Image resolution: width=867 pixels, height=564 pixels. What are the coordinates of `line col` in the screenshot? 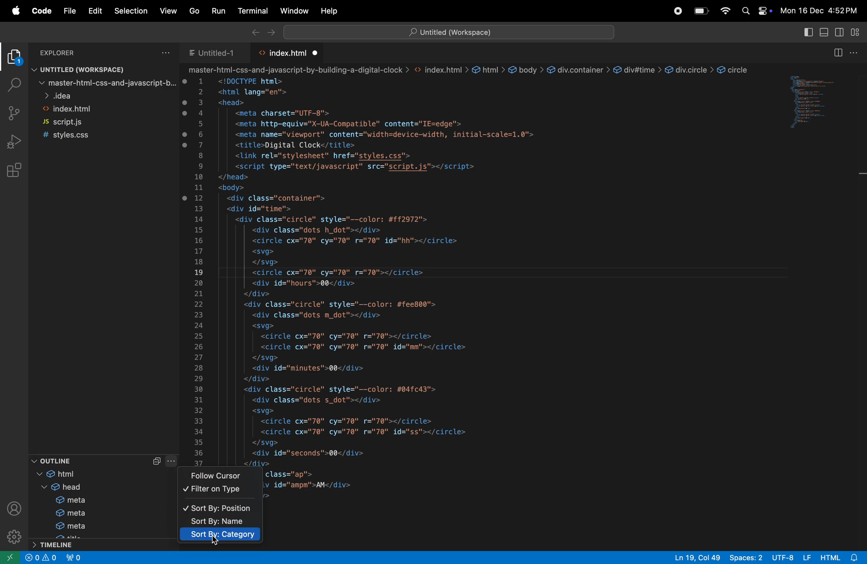 It's located at (696, 557).